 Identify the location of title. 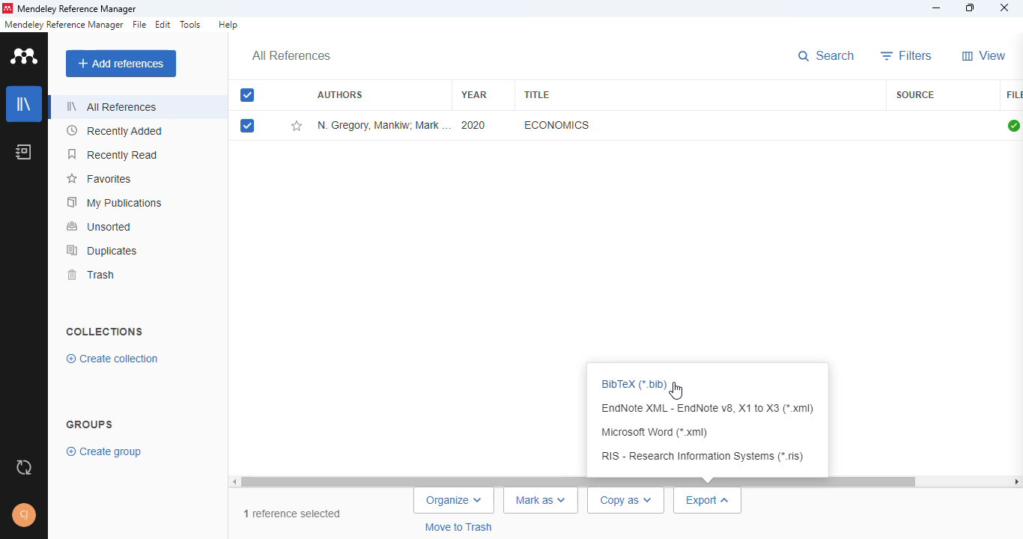
(535, 94).